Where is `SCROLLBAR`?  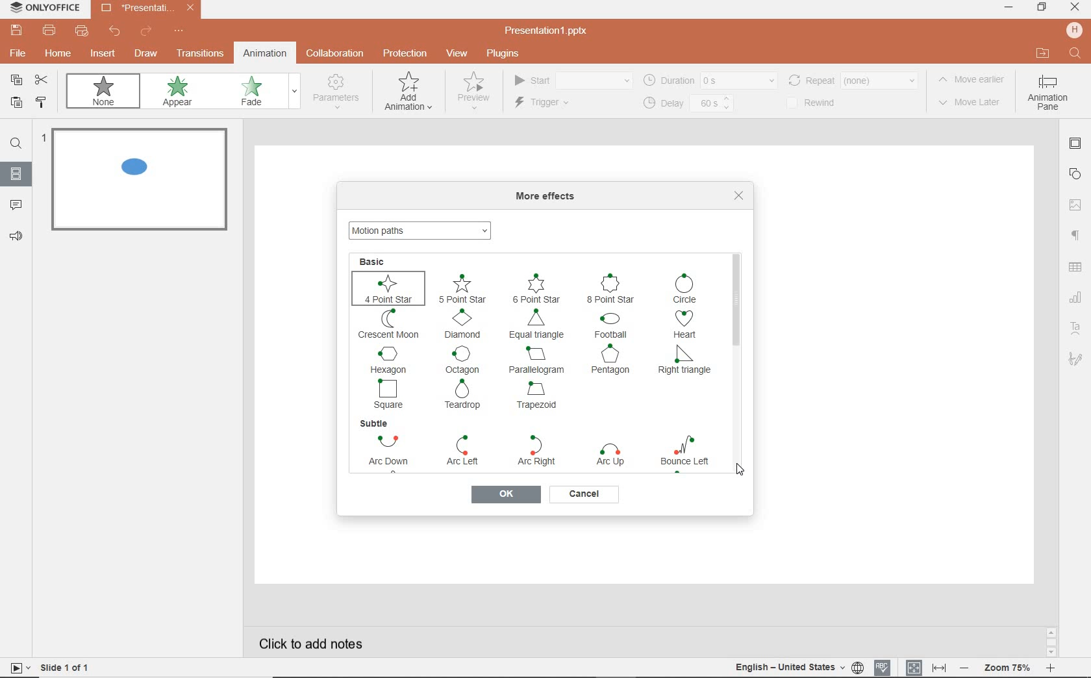
SCROLLBAR is located at coordinates (737, 353).